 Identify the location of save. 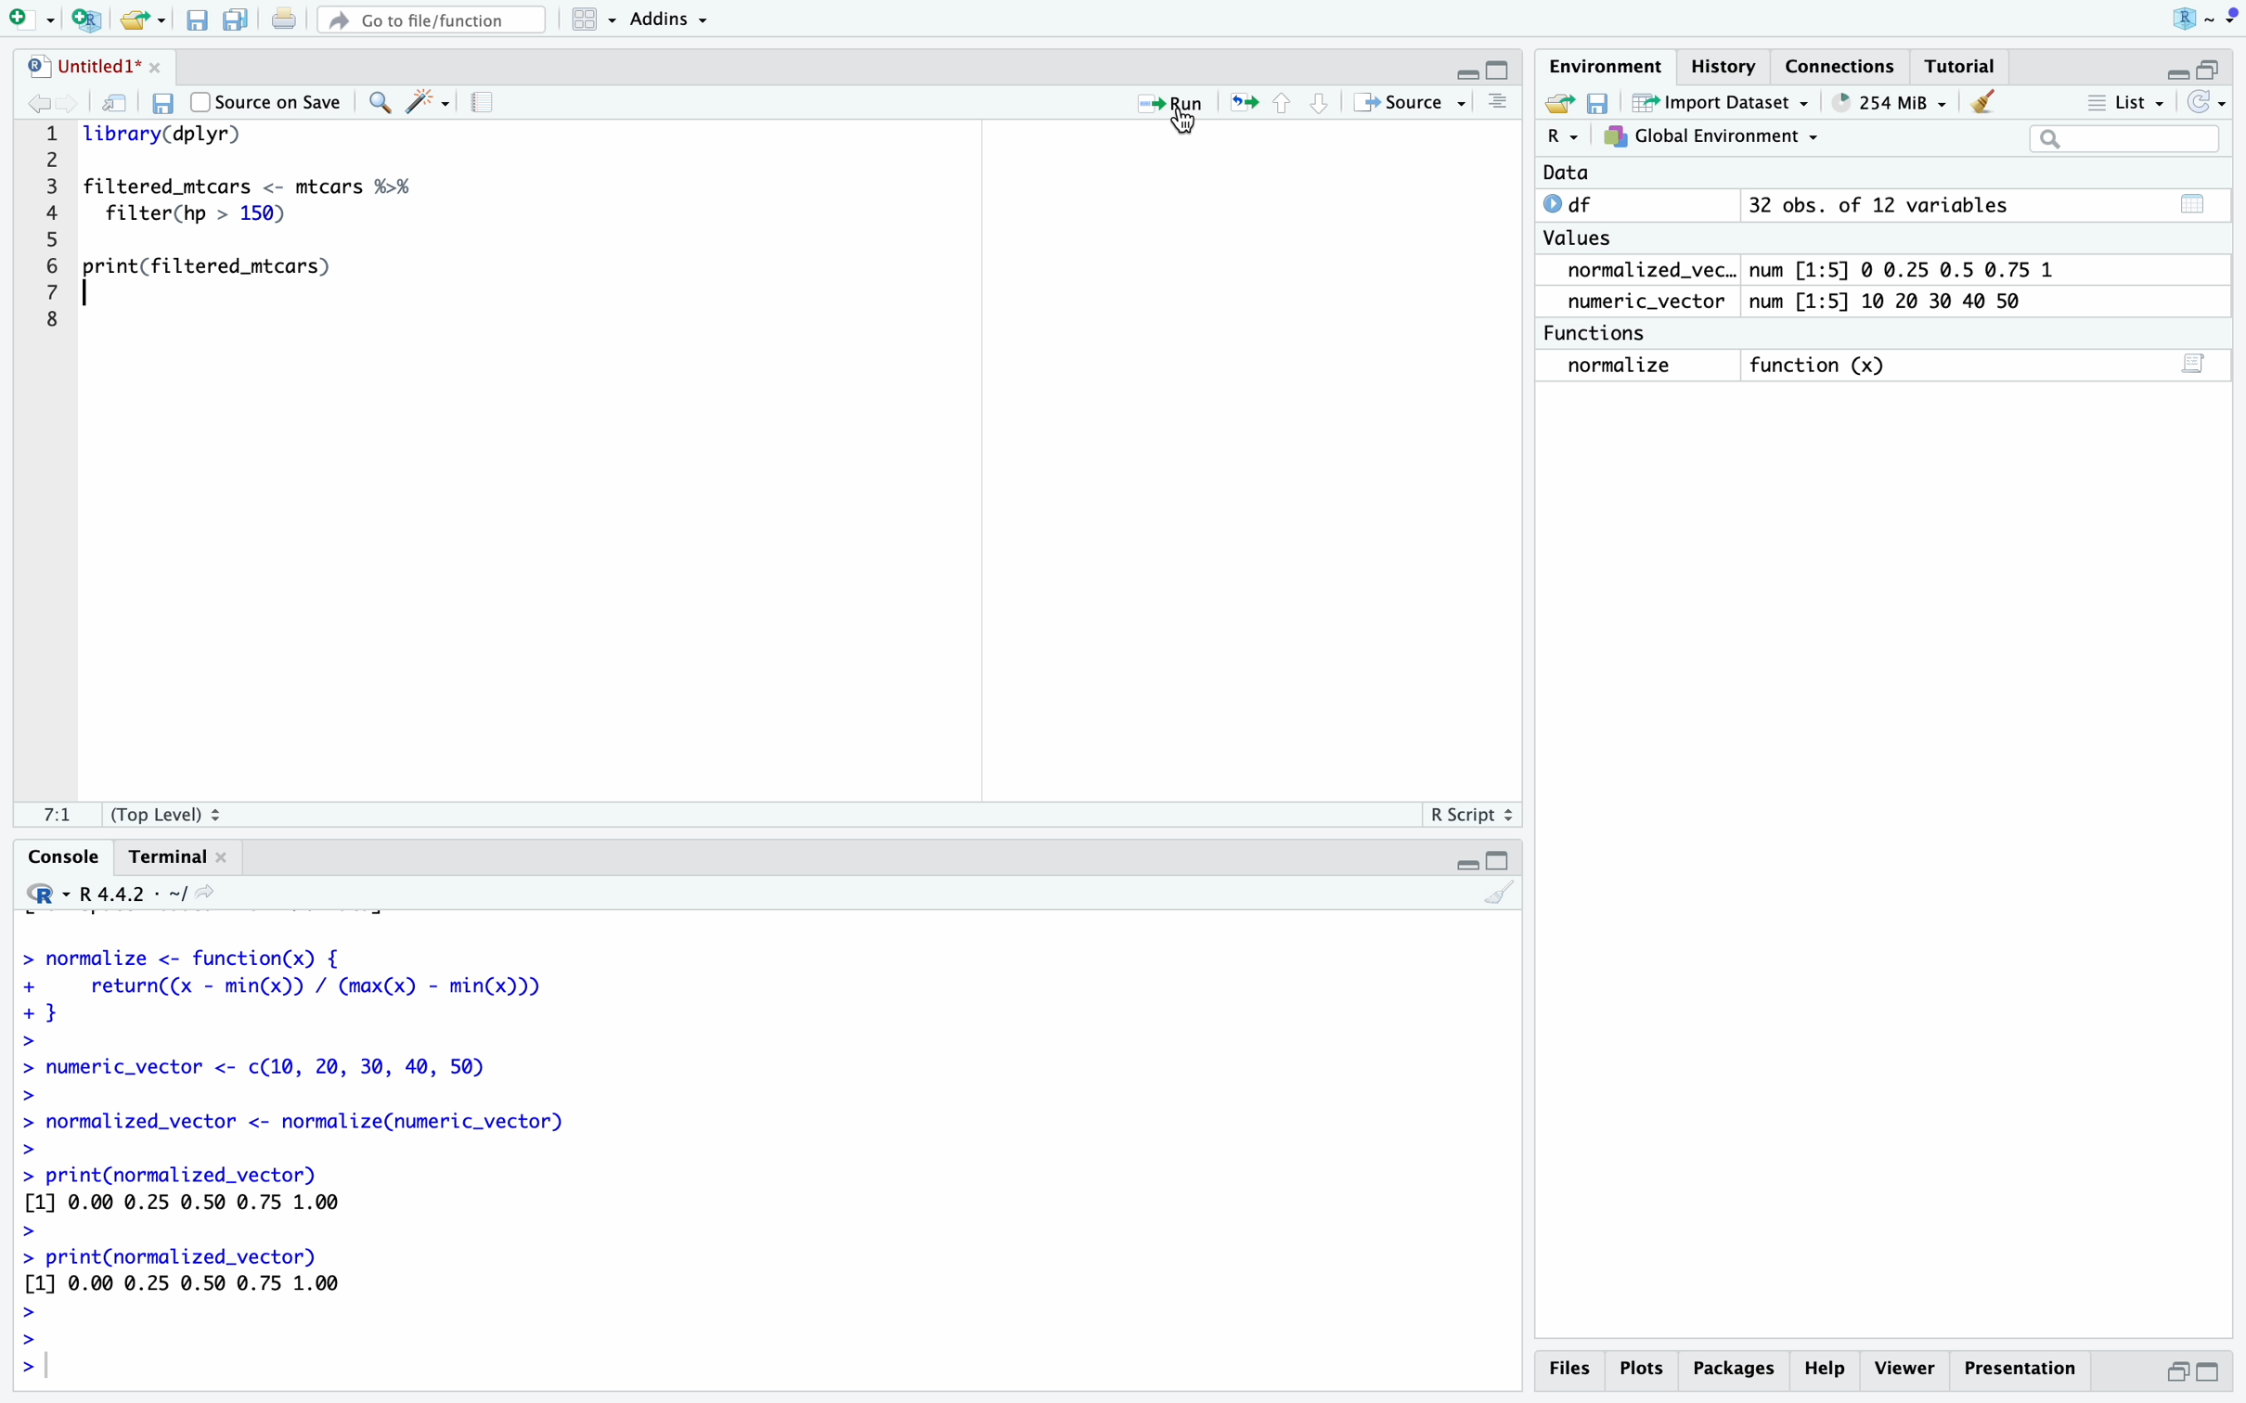
(198, 23).